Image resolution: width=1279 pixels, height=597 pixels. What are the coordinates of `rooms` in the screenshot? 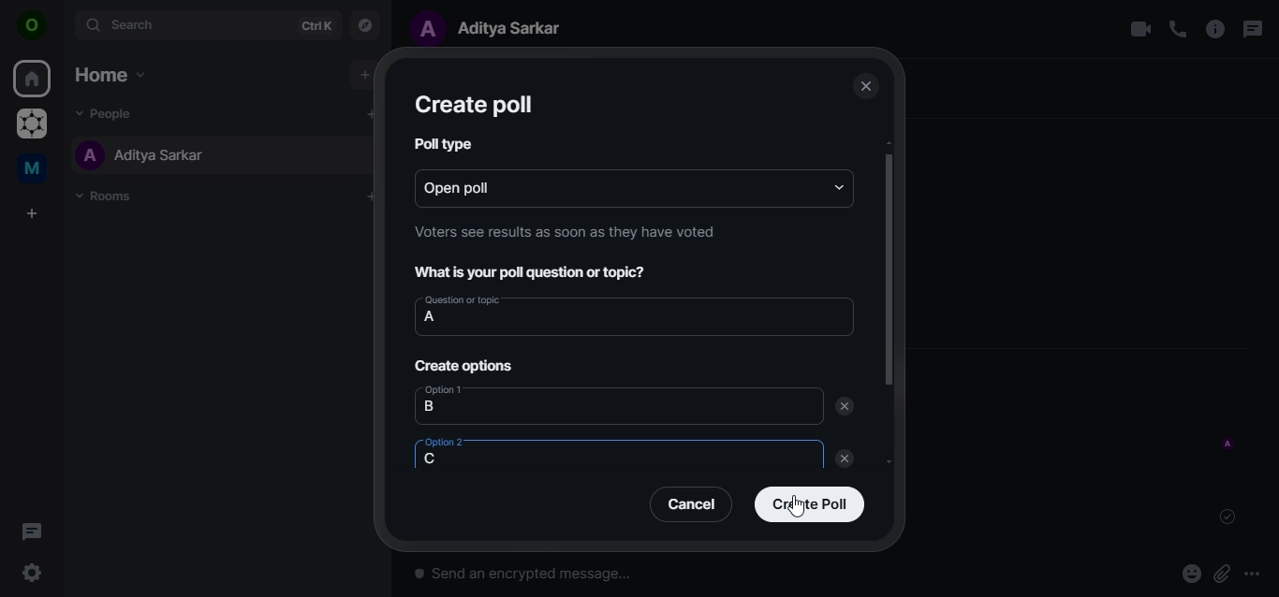 It's located at (110, 197).